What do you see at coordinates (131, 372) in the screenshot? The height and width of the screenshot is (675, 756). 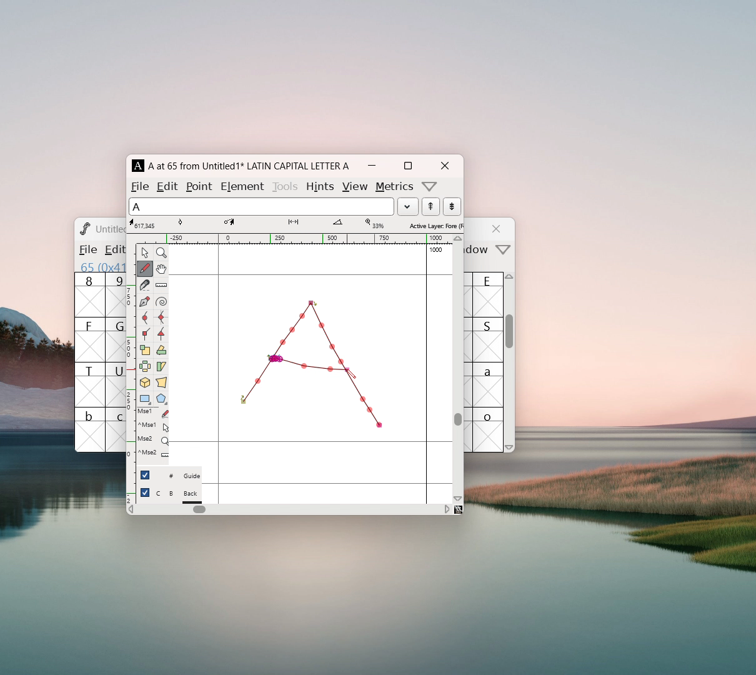 I see `vertical ruler` at bounding box center [131, 372].